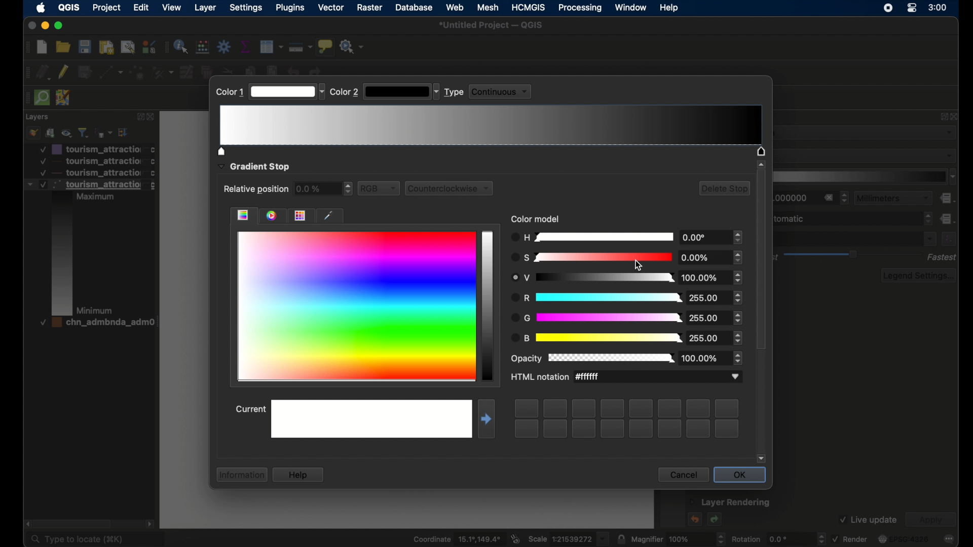 Image resolution: width=973 pixels, height=547 pixels. Describe the element at coordinates (224, 47) in the screenshot. I see `toolbox` at that location.